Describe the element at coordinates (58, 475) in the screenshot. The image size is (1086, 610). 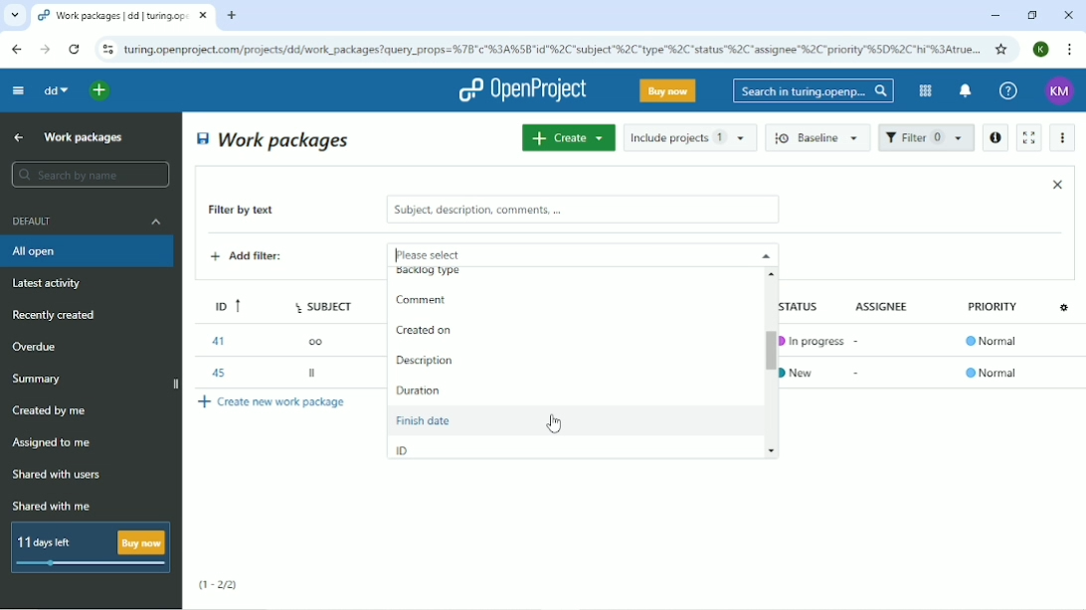
I see `Shared with users` at that location.